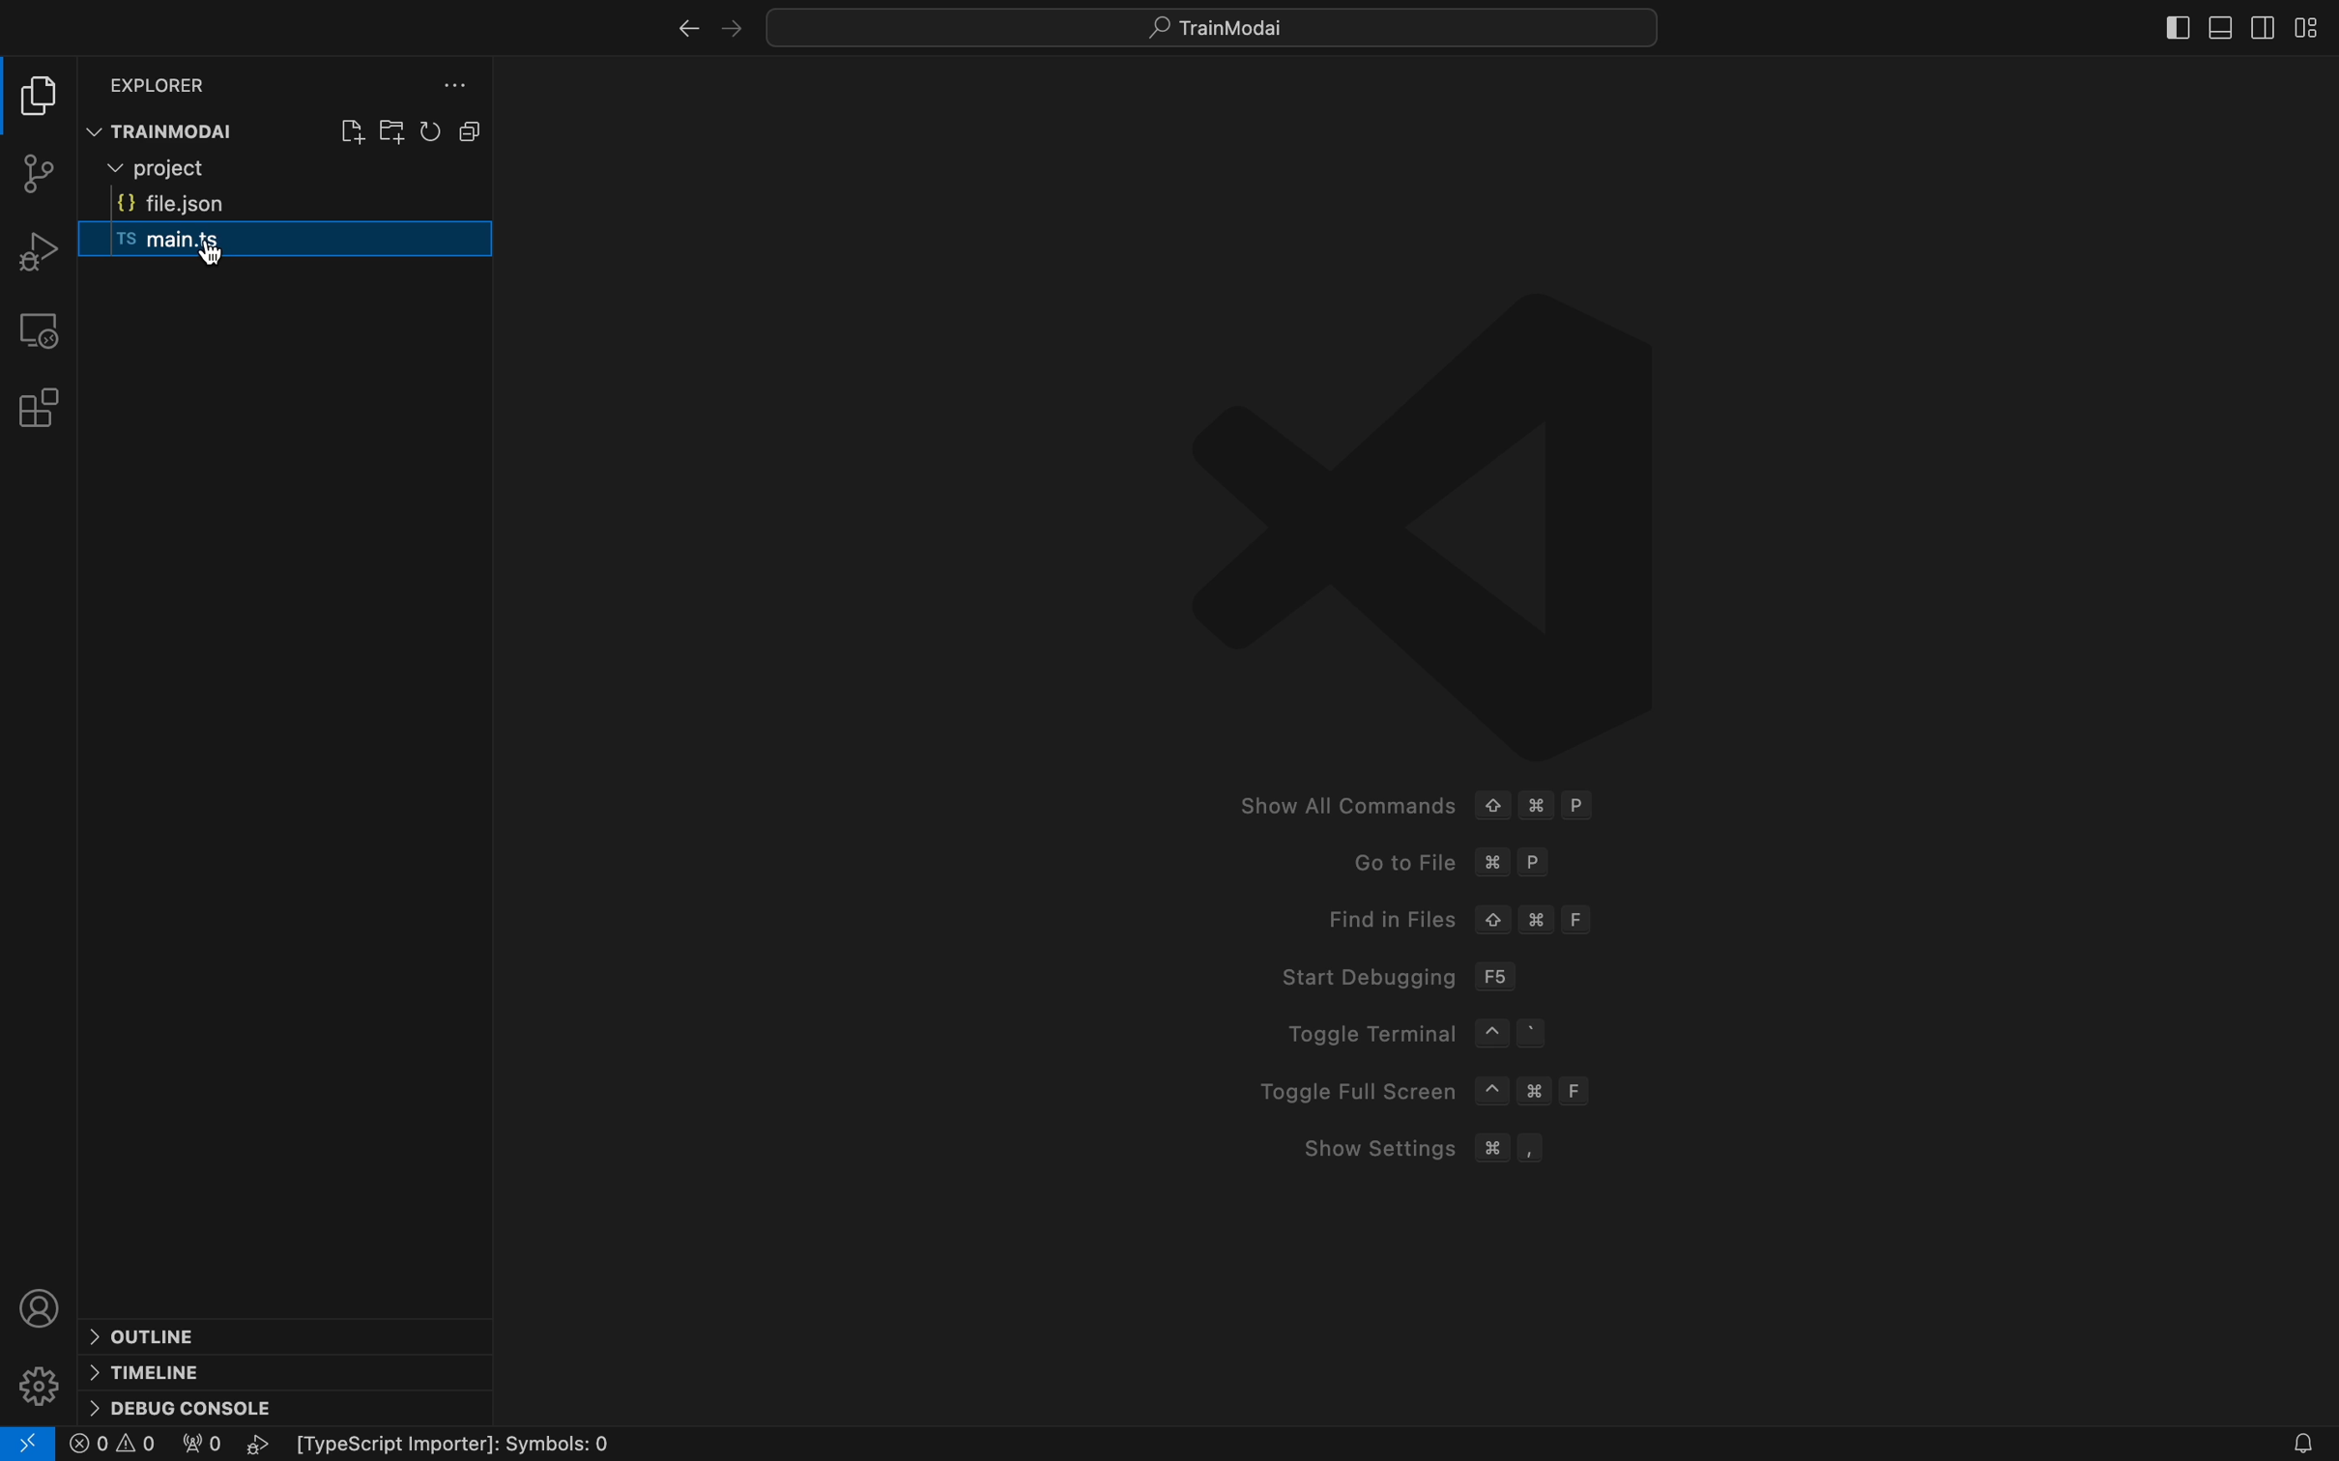 This screenshot has width=2339, height=1461. Describe the element at coordinates (276, 207) in the screenshot. I see `file json` at that location.